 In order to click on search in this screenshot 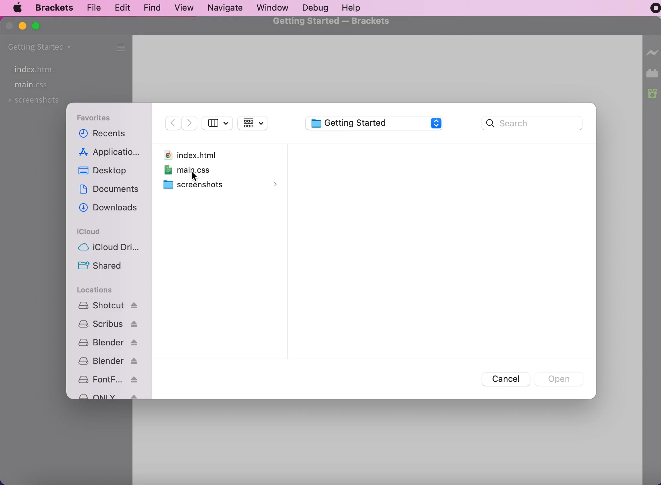, I will do `click(535, 124)`.